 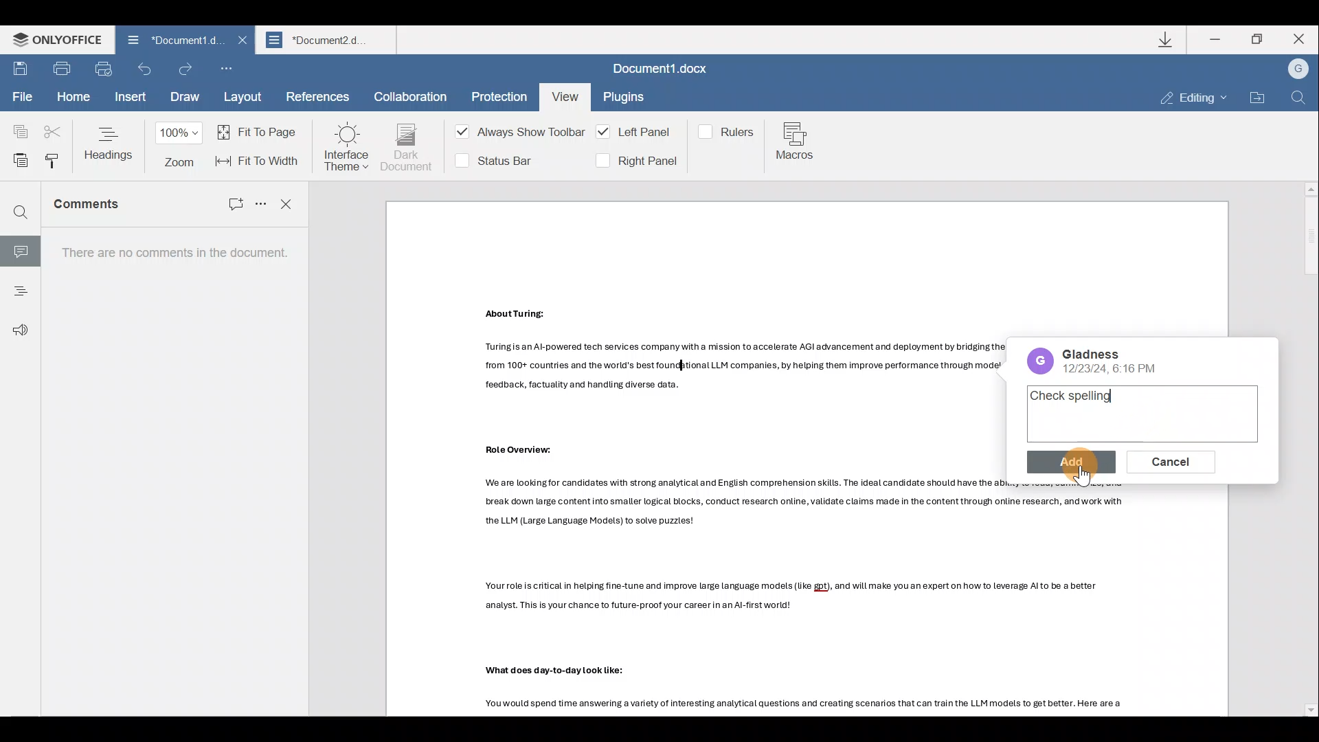 What do you see at coordinates (183, 98) in the screenshot?
I see `Draw` at bounding box center [183, 98].